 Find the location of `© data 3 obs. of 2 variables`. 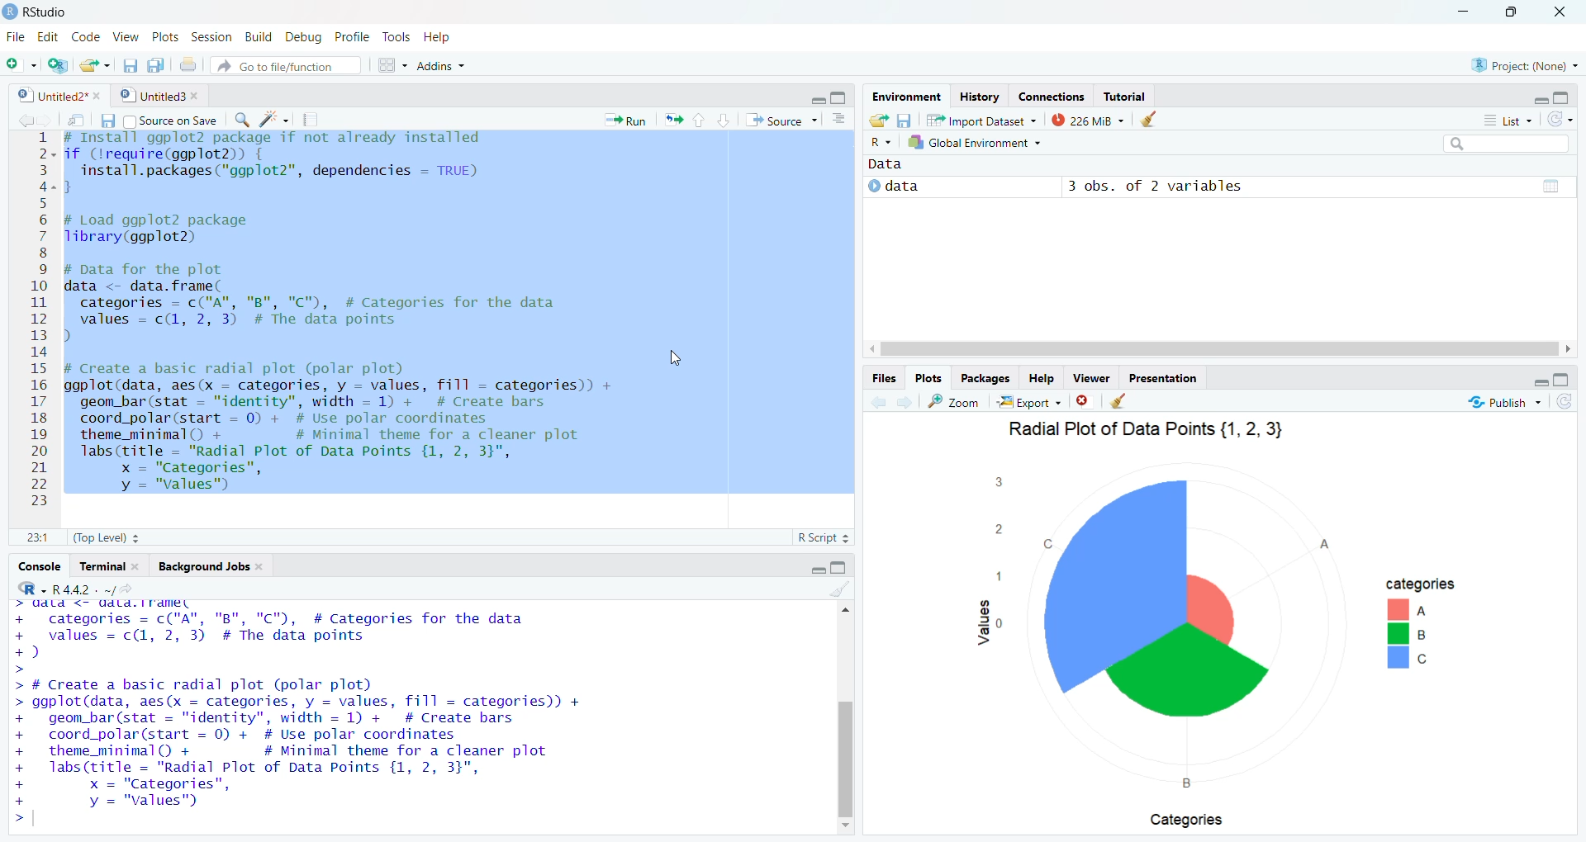

© data 3 obs. of 2 variables is located at coordinates (1223, 186).